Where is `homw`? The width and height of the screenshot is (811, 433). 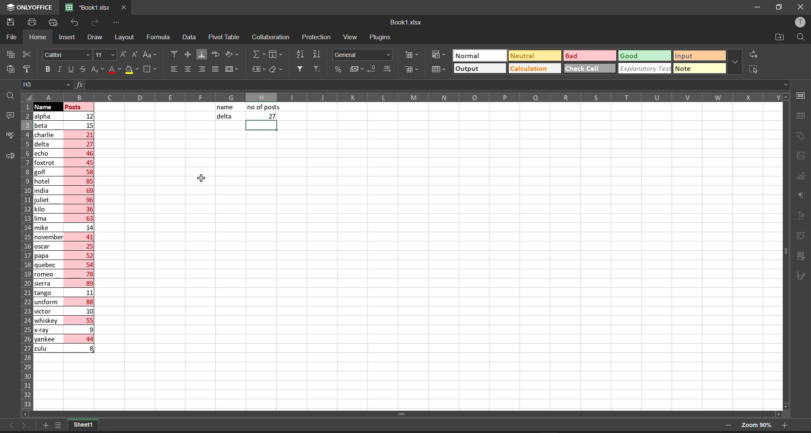 homw is located at coordinates (37, 37).